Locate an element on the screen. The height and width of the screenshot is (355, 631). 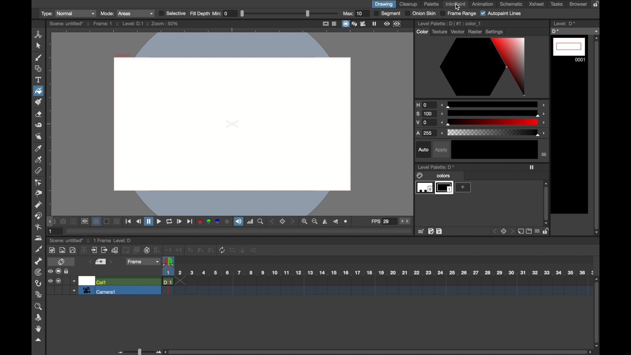
forward is located at coordinates (104, 250).